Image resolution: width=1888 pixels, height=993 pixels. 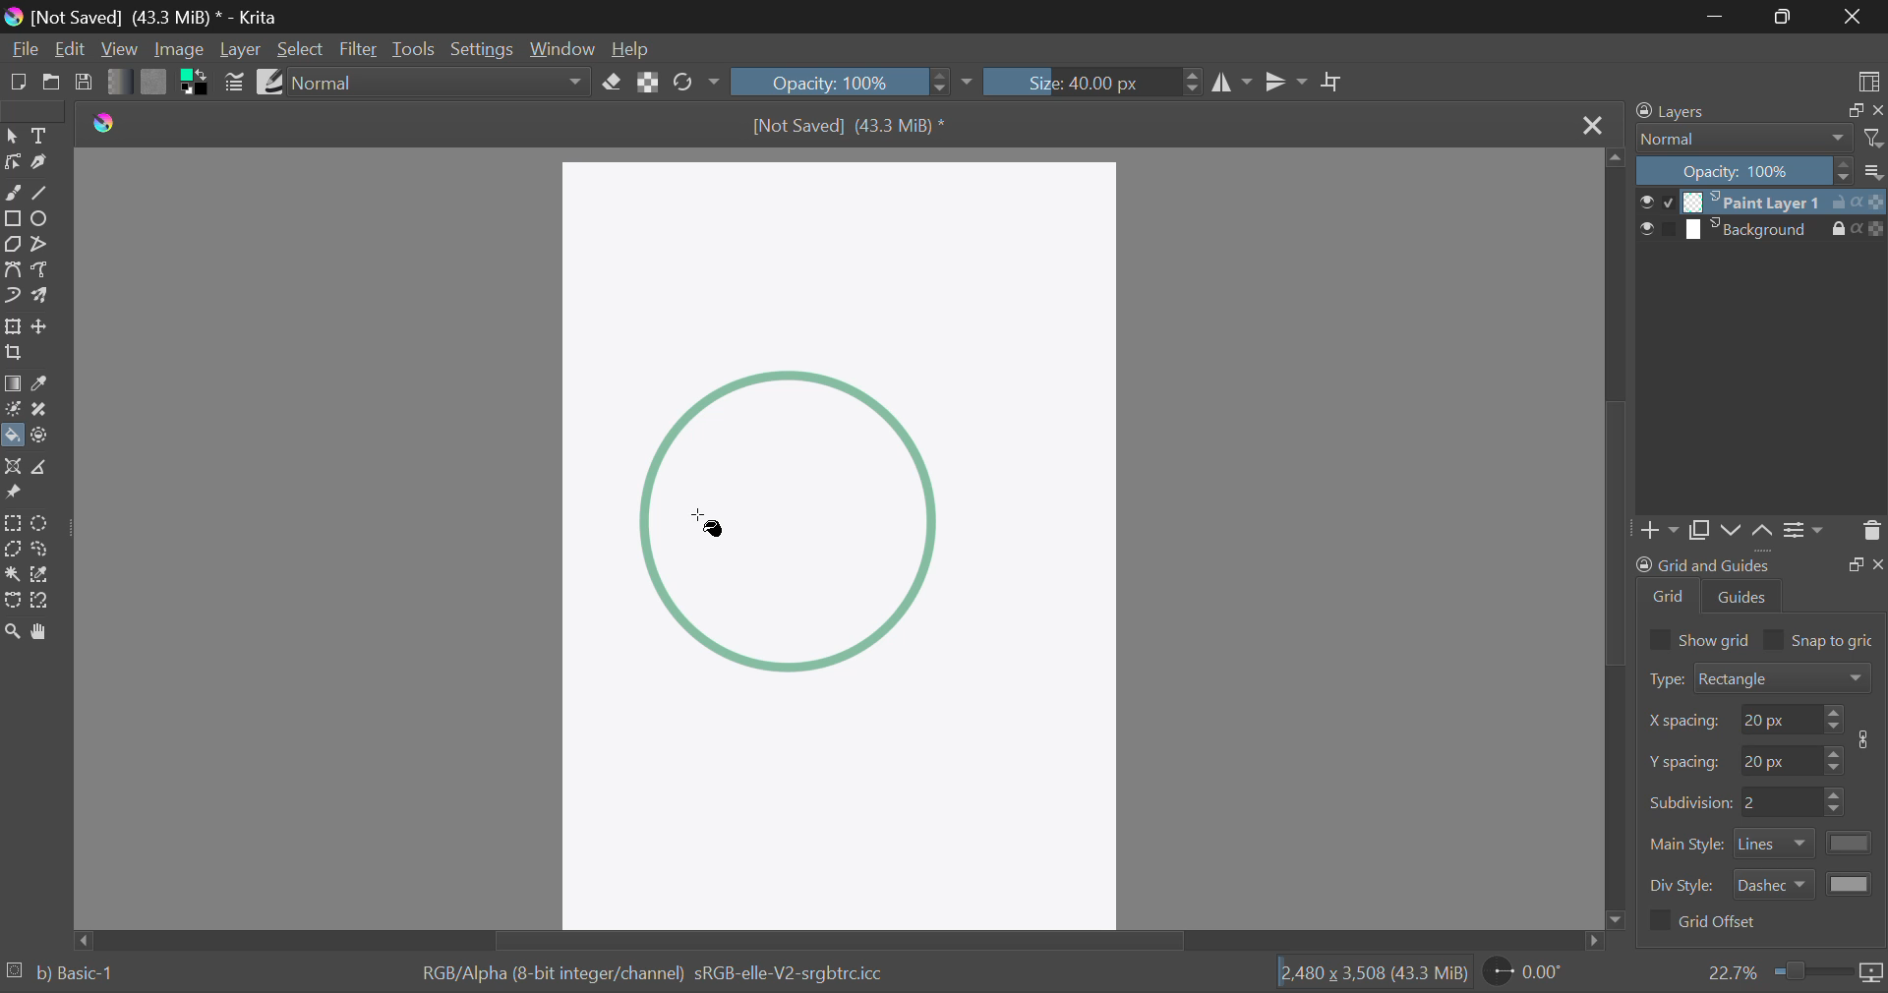 I want to click on Rectangular Selection, so click(x=12, y=523).